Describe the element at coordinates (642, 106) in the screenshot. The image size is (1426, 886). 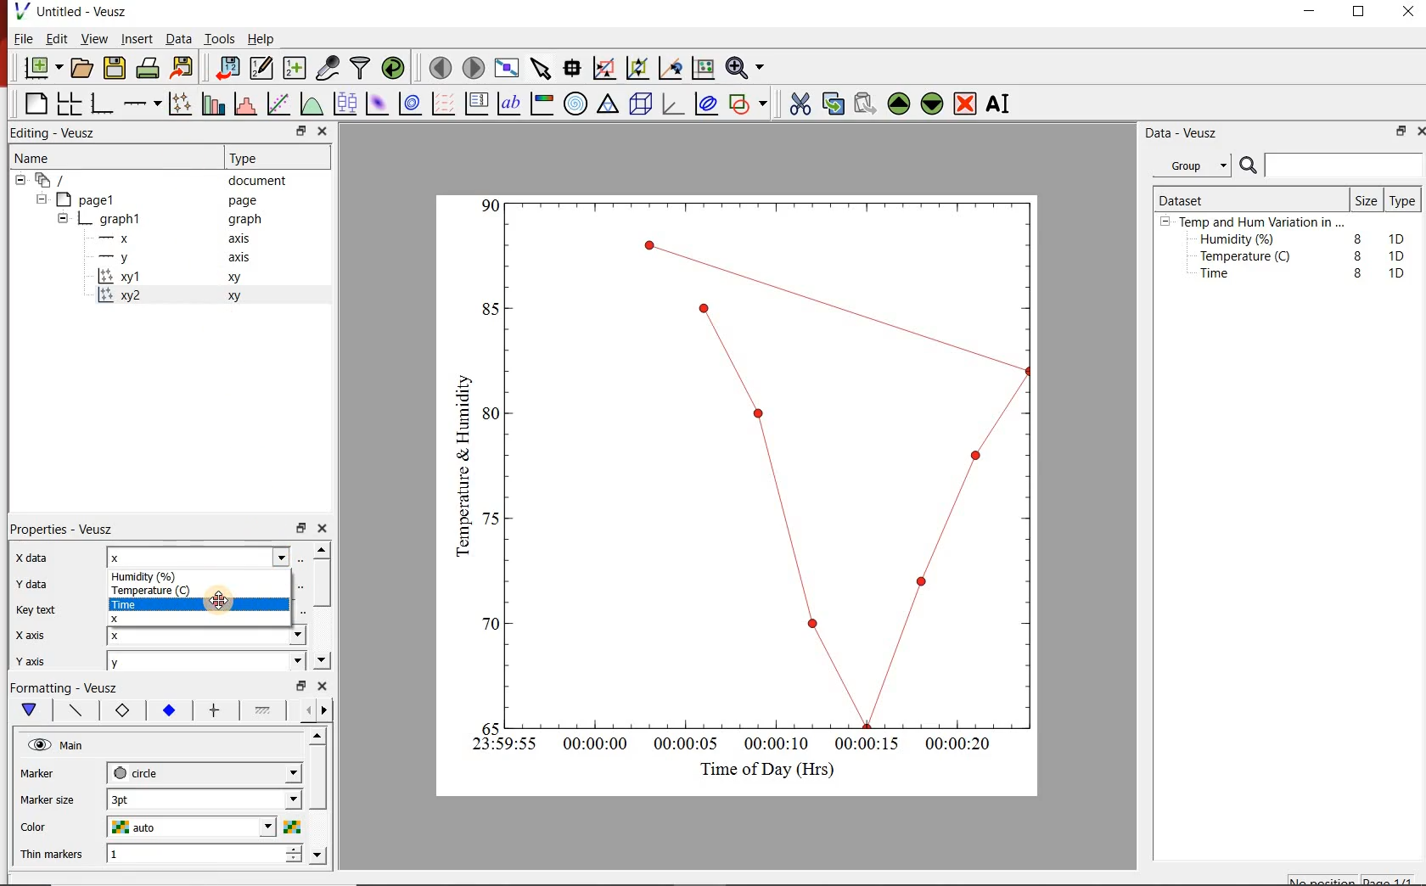
I see `3d scene` at that location.